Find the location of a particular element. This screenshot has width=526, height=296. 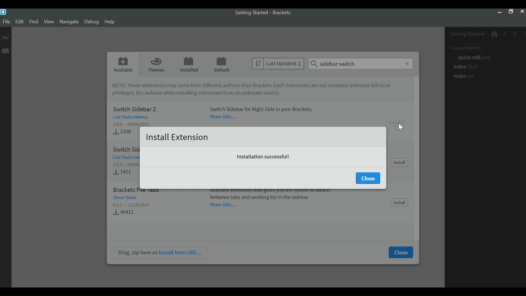

Find is located at coordinates (34, 22).